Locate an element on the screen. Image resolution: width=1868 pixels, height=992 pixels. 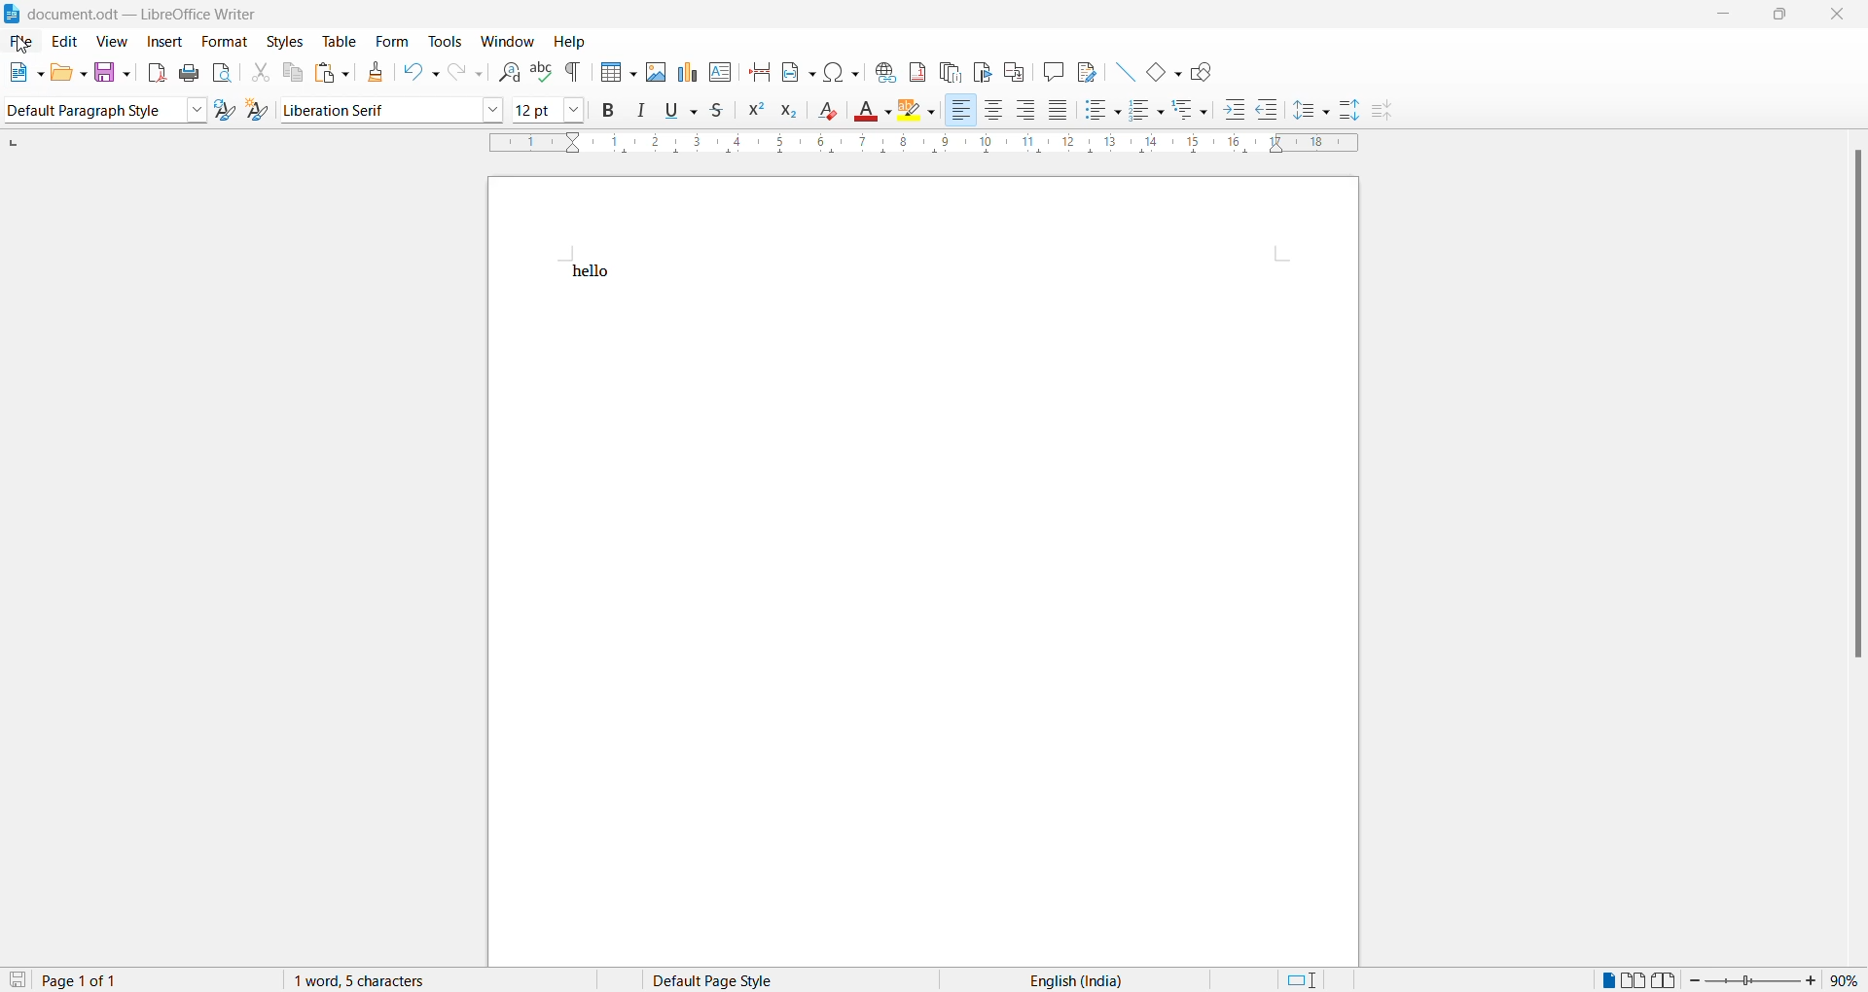
close is located at coordinates (1843, 17).